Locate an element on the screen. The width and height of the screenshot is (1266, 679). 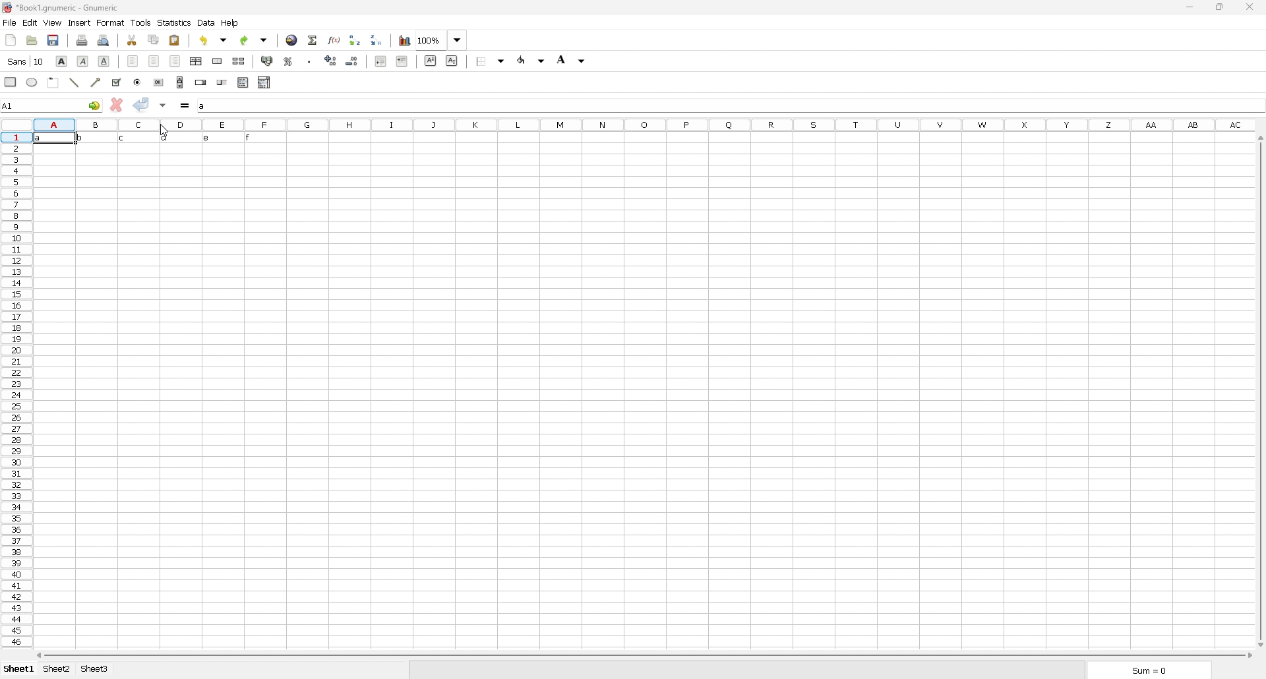
copy is located at coordinates (154, 40).